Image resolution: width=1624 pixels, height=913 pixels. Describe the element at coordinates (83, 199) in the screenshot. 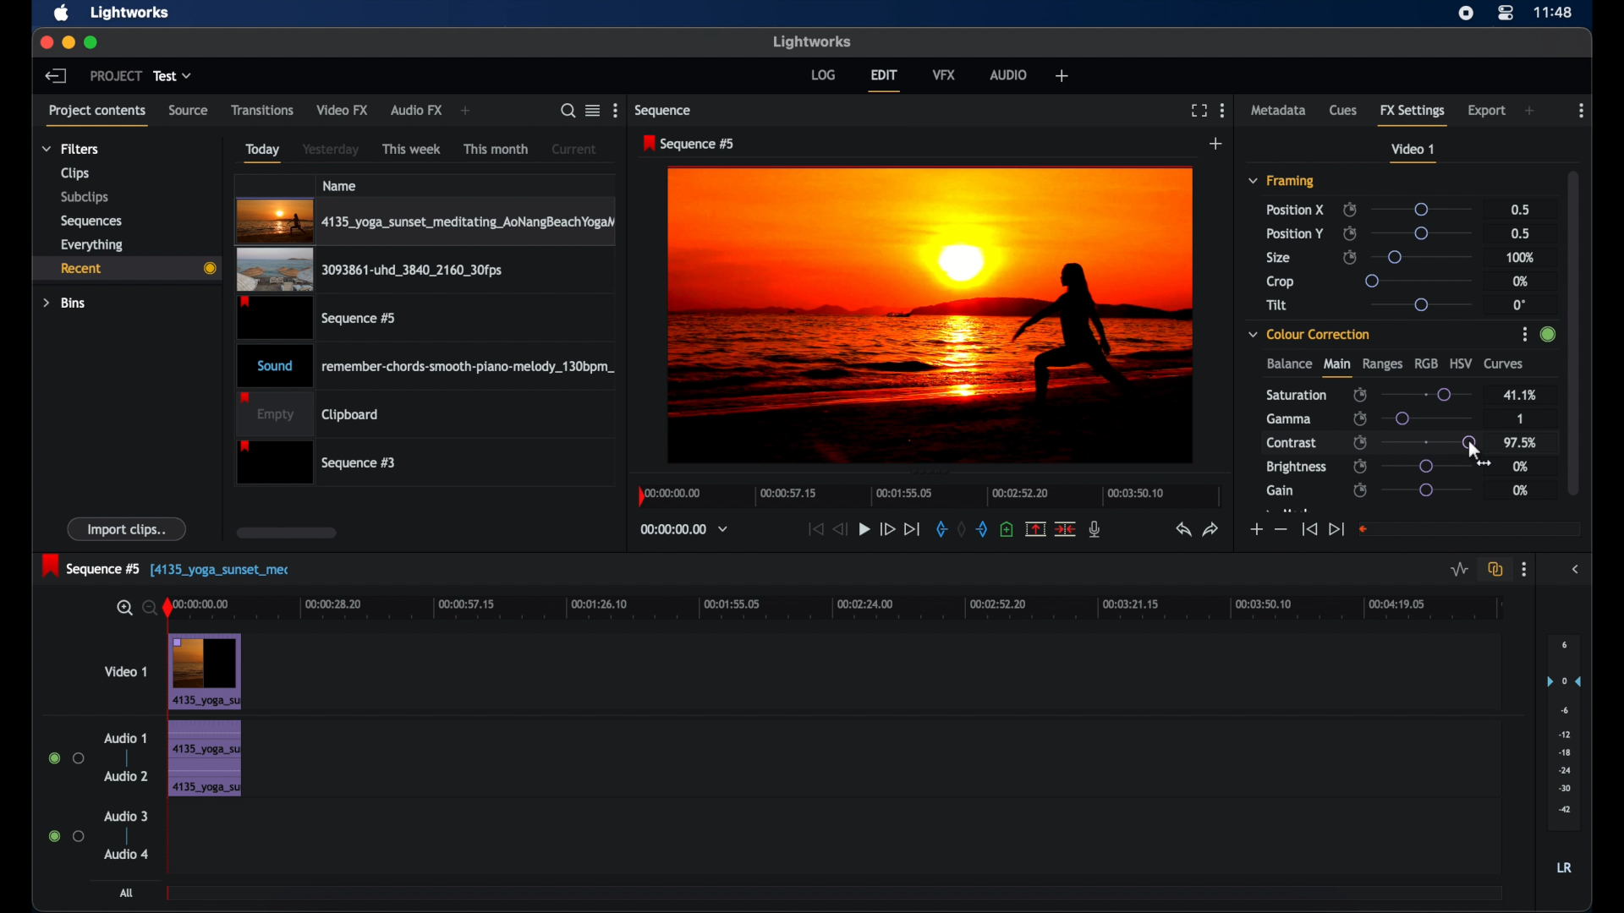

I see `subclips` at that location.